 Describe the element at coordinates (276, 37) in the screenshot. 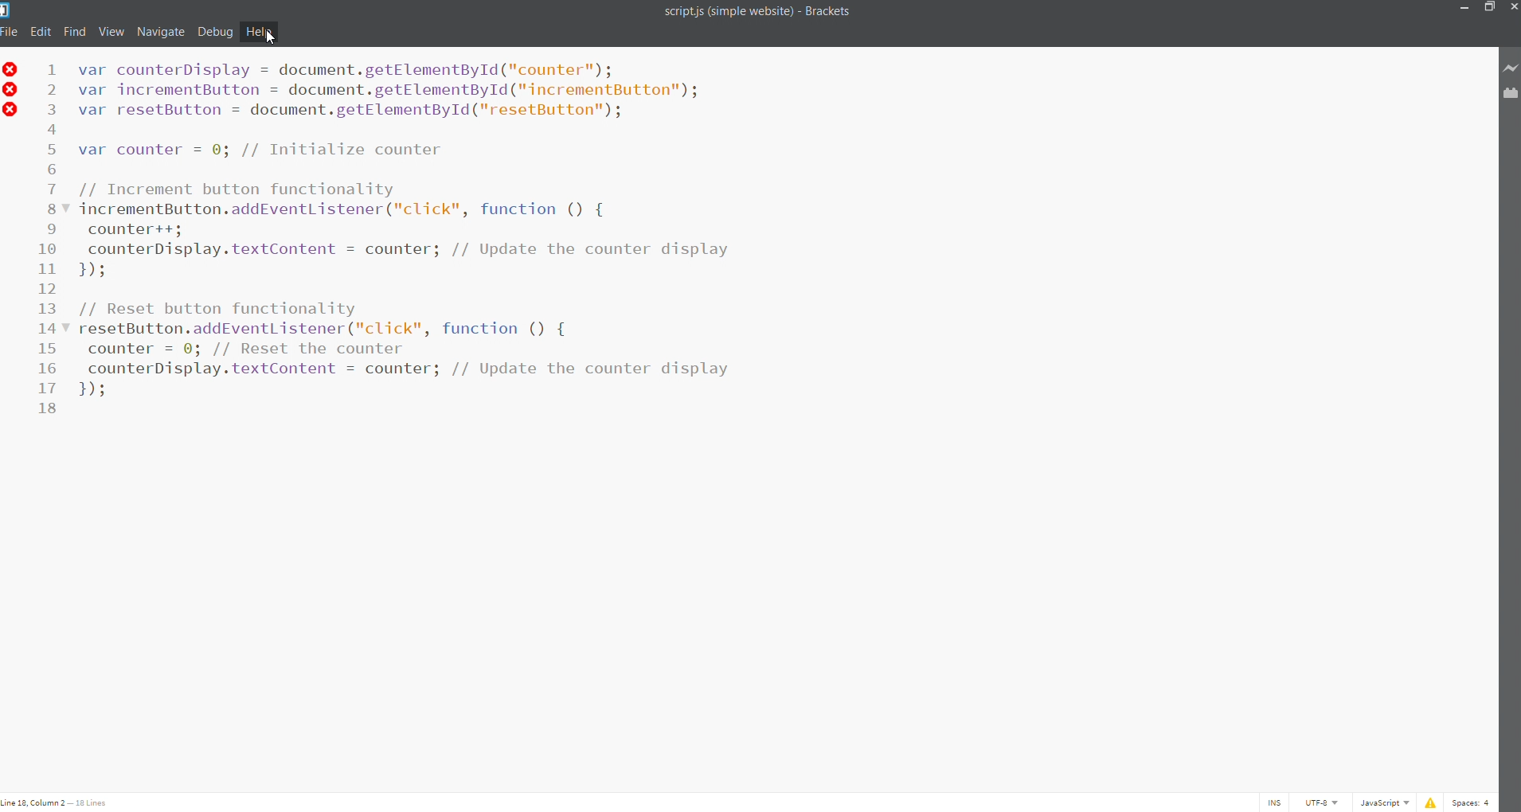

I see `Cursor` at that location.